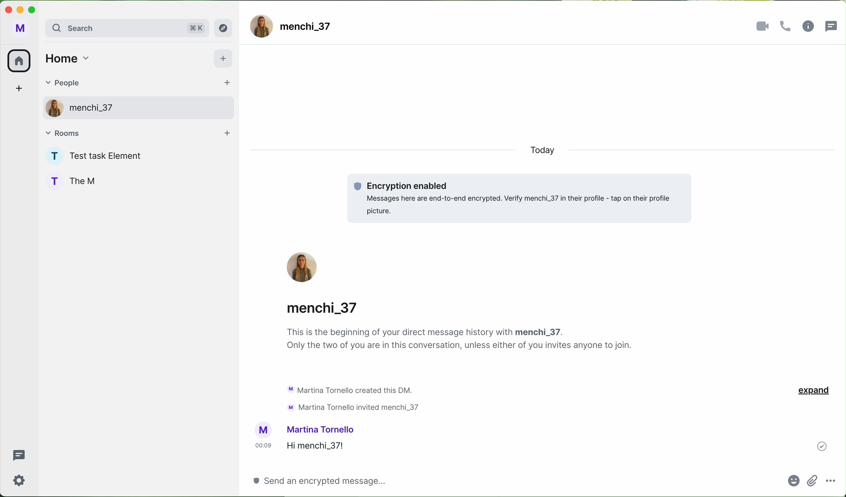 The width and height of the screenshot is (846, 497). Describe the element at coordinates (108, 84) in the screenshot. I see `people tab` at that location.